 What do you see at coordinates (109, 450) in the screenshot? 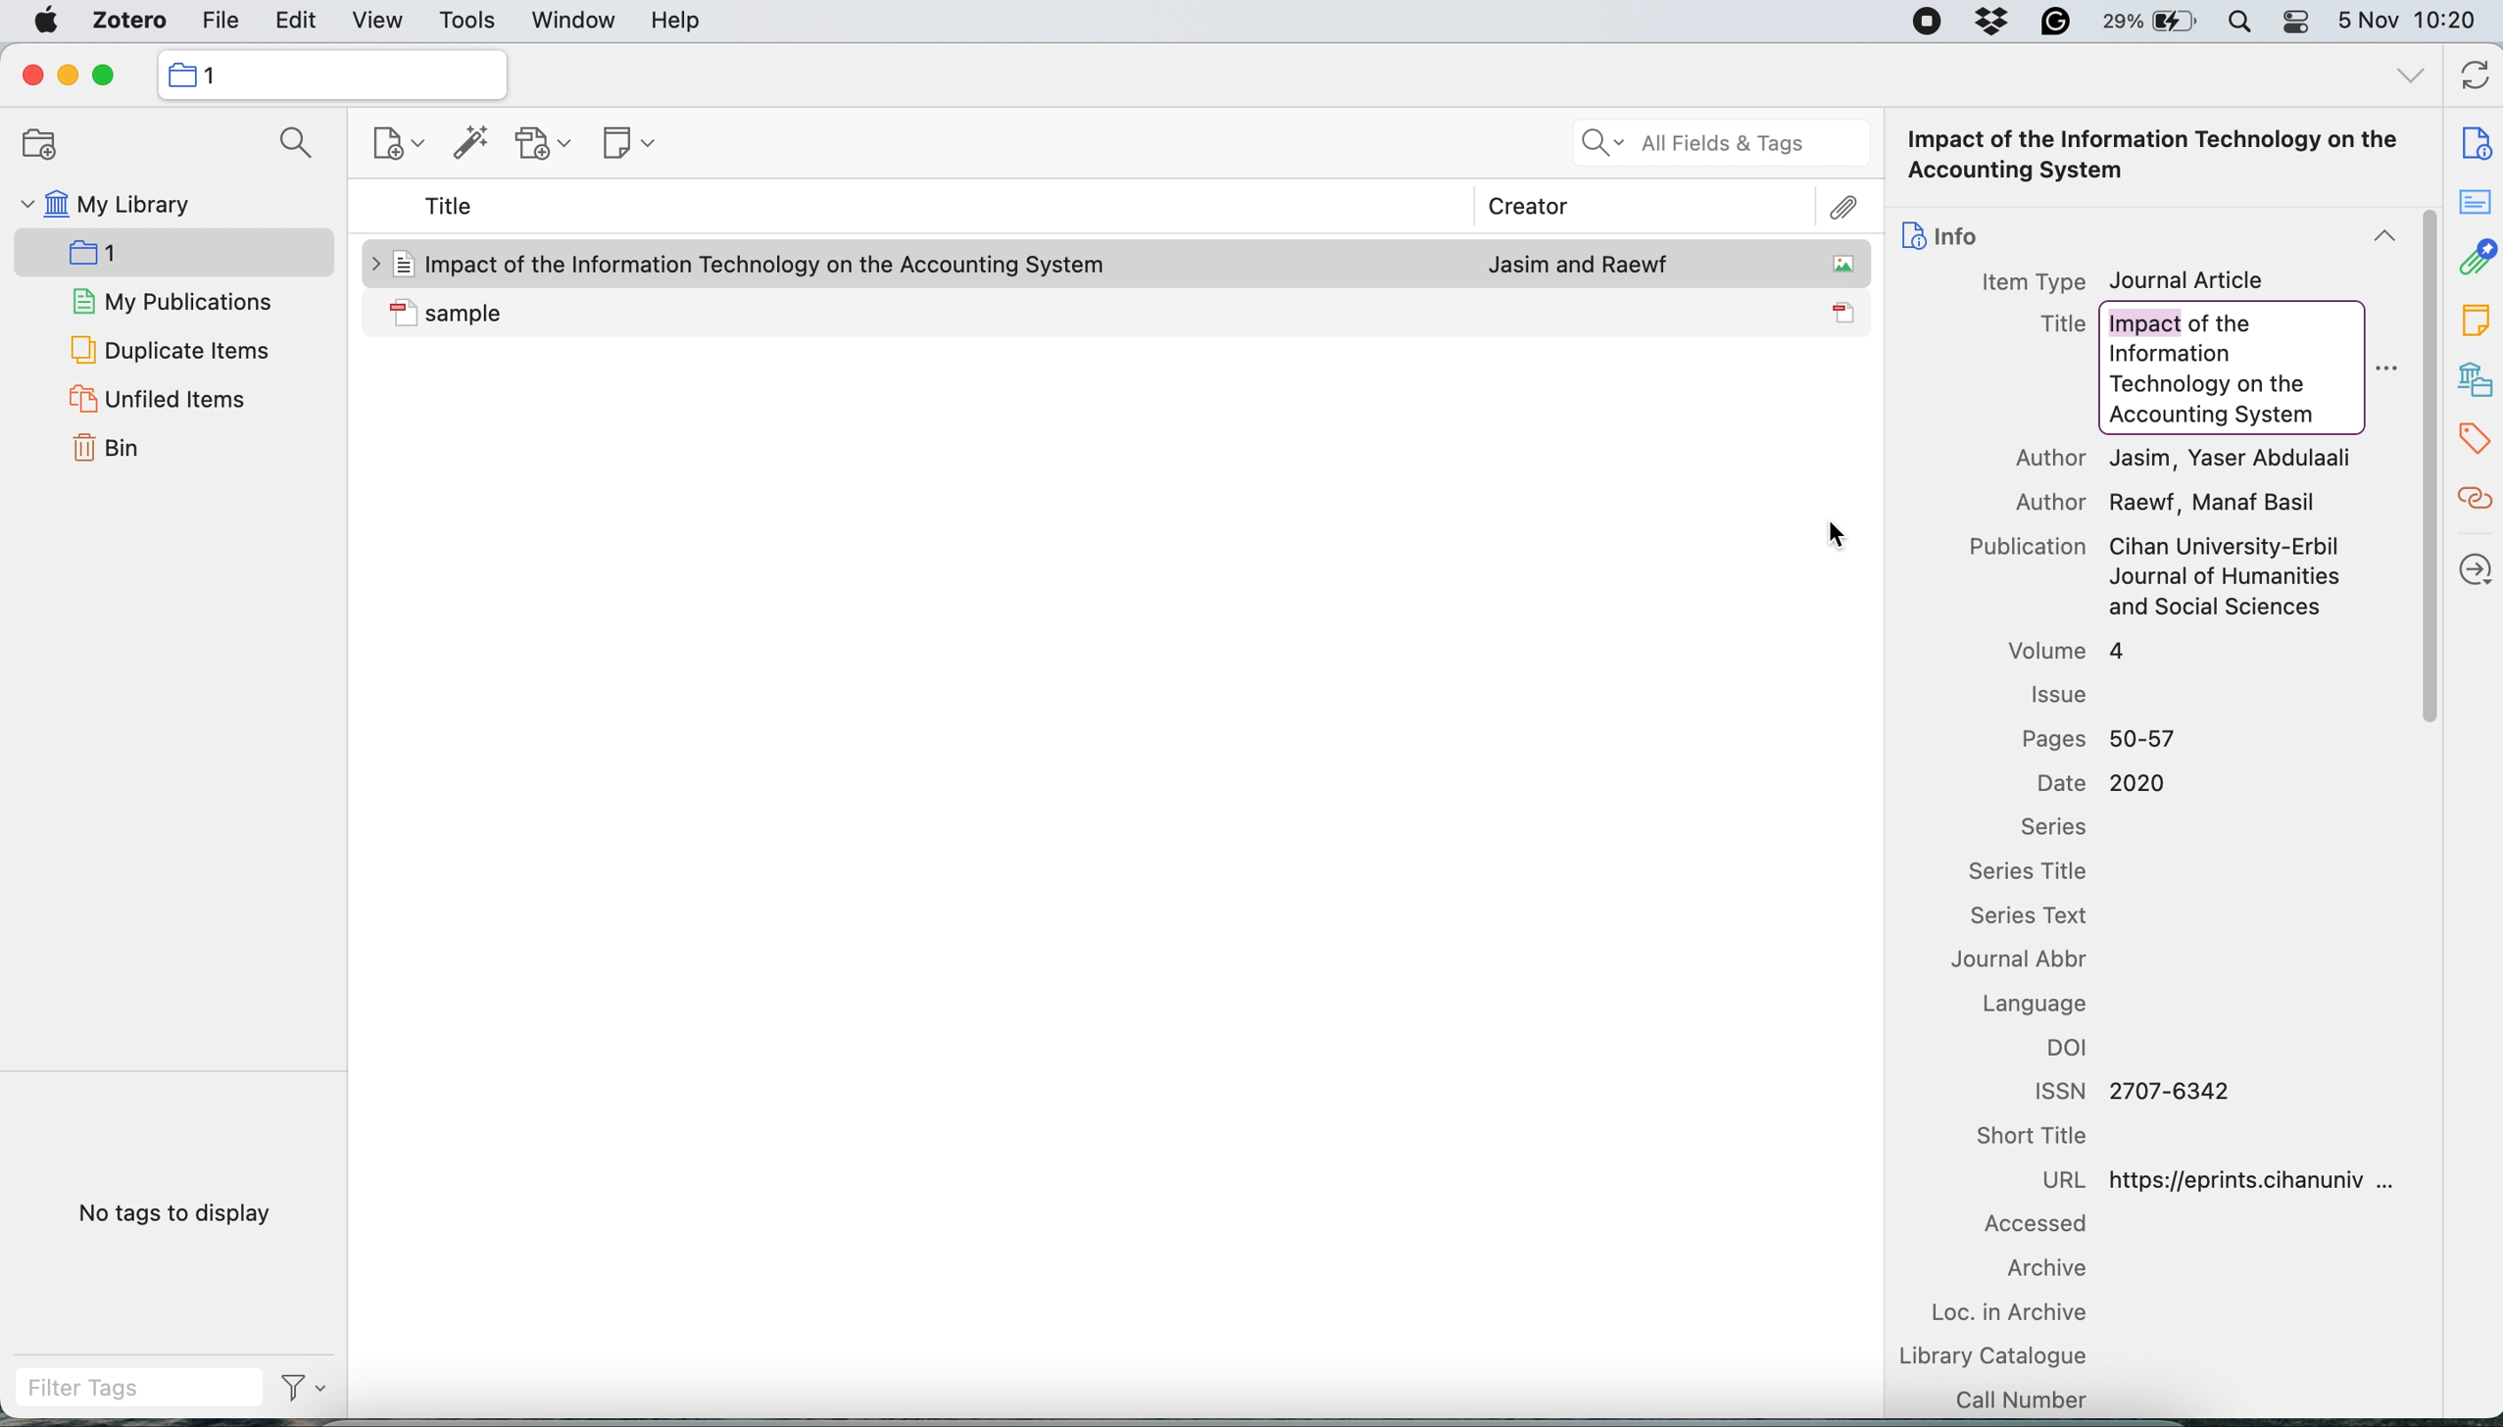
I see `bin` at bounding box center [109, 450].